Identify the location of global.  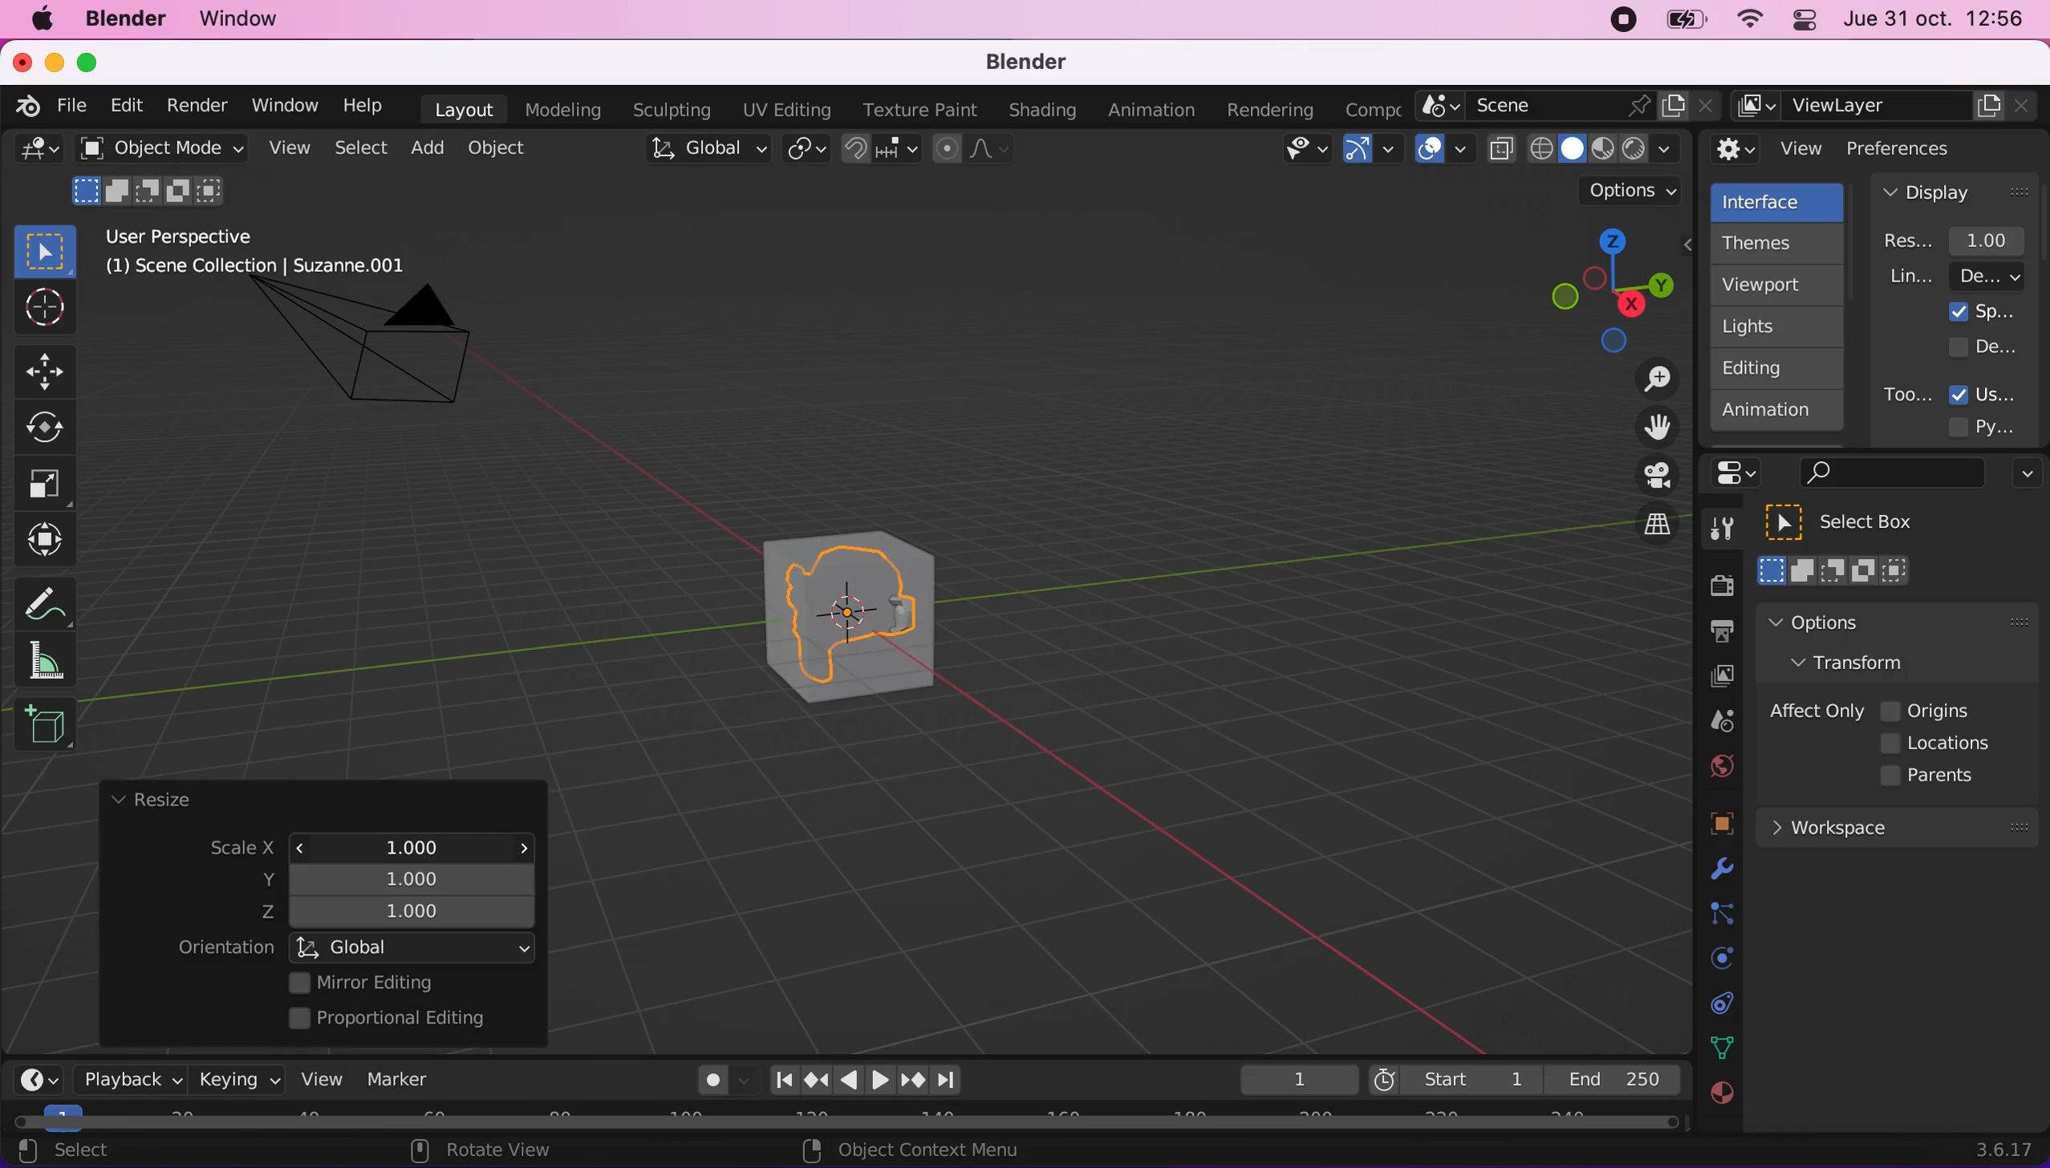
(704, 152).